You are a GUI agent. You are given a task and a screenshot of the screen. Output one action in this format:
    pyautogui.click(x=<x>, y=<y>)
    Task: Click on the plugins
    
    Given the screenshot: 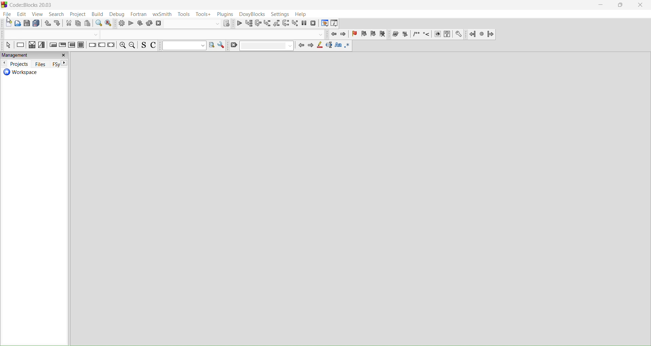 What is the action you would take?
    pyautogui.click(x=226, y=14)
    